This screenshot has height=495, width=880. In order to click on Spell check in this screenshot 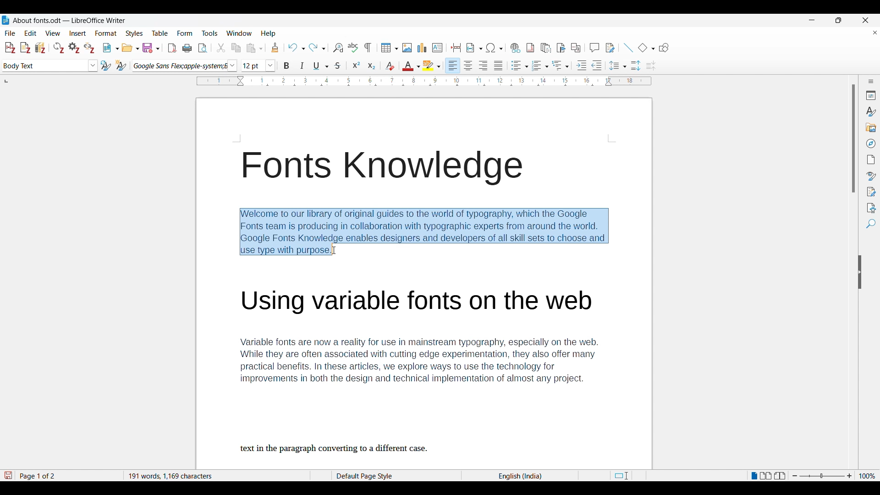, I will do `click(353, 47)`.